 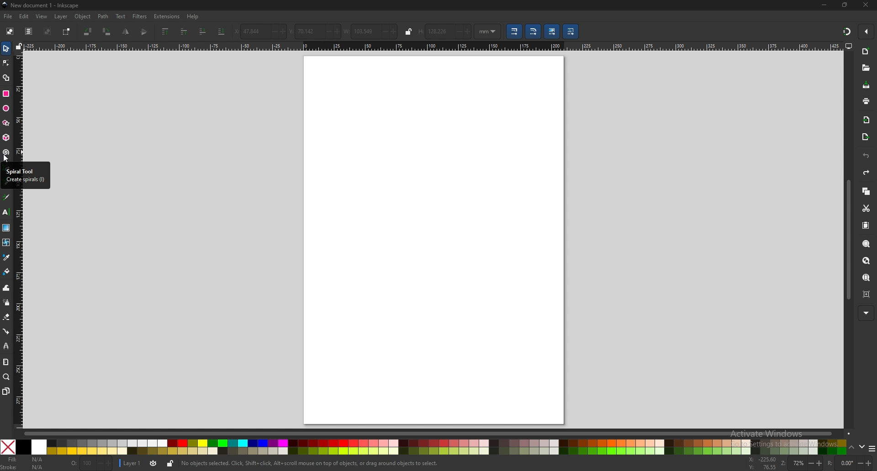 What do you see at coordinates (6, 211) in the screenshot?
I see `text` at bounding box center [6, 211].